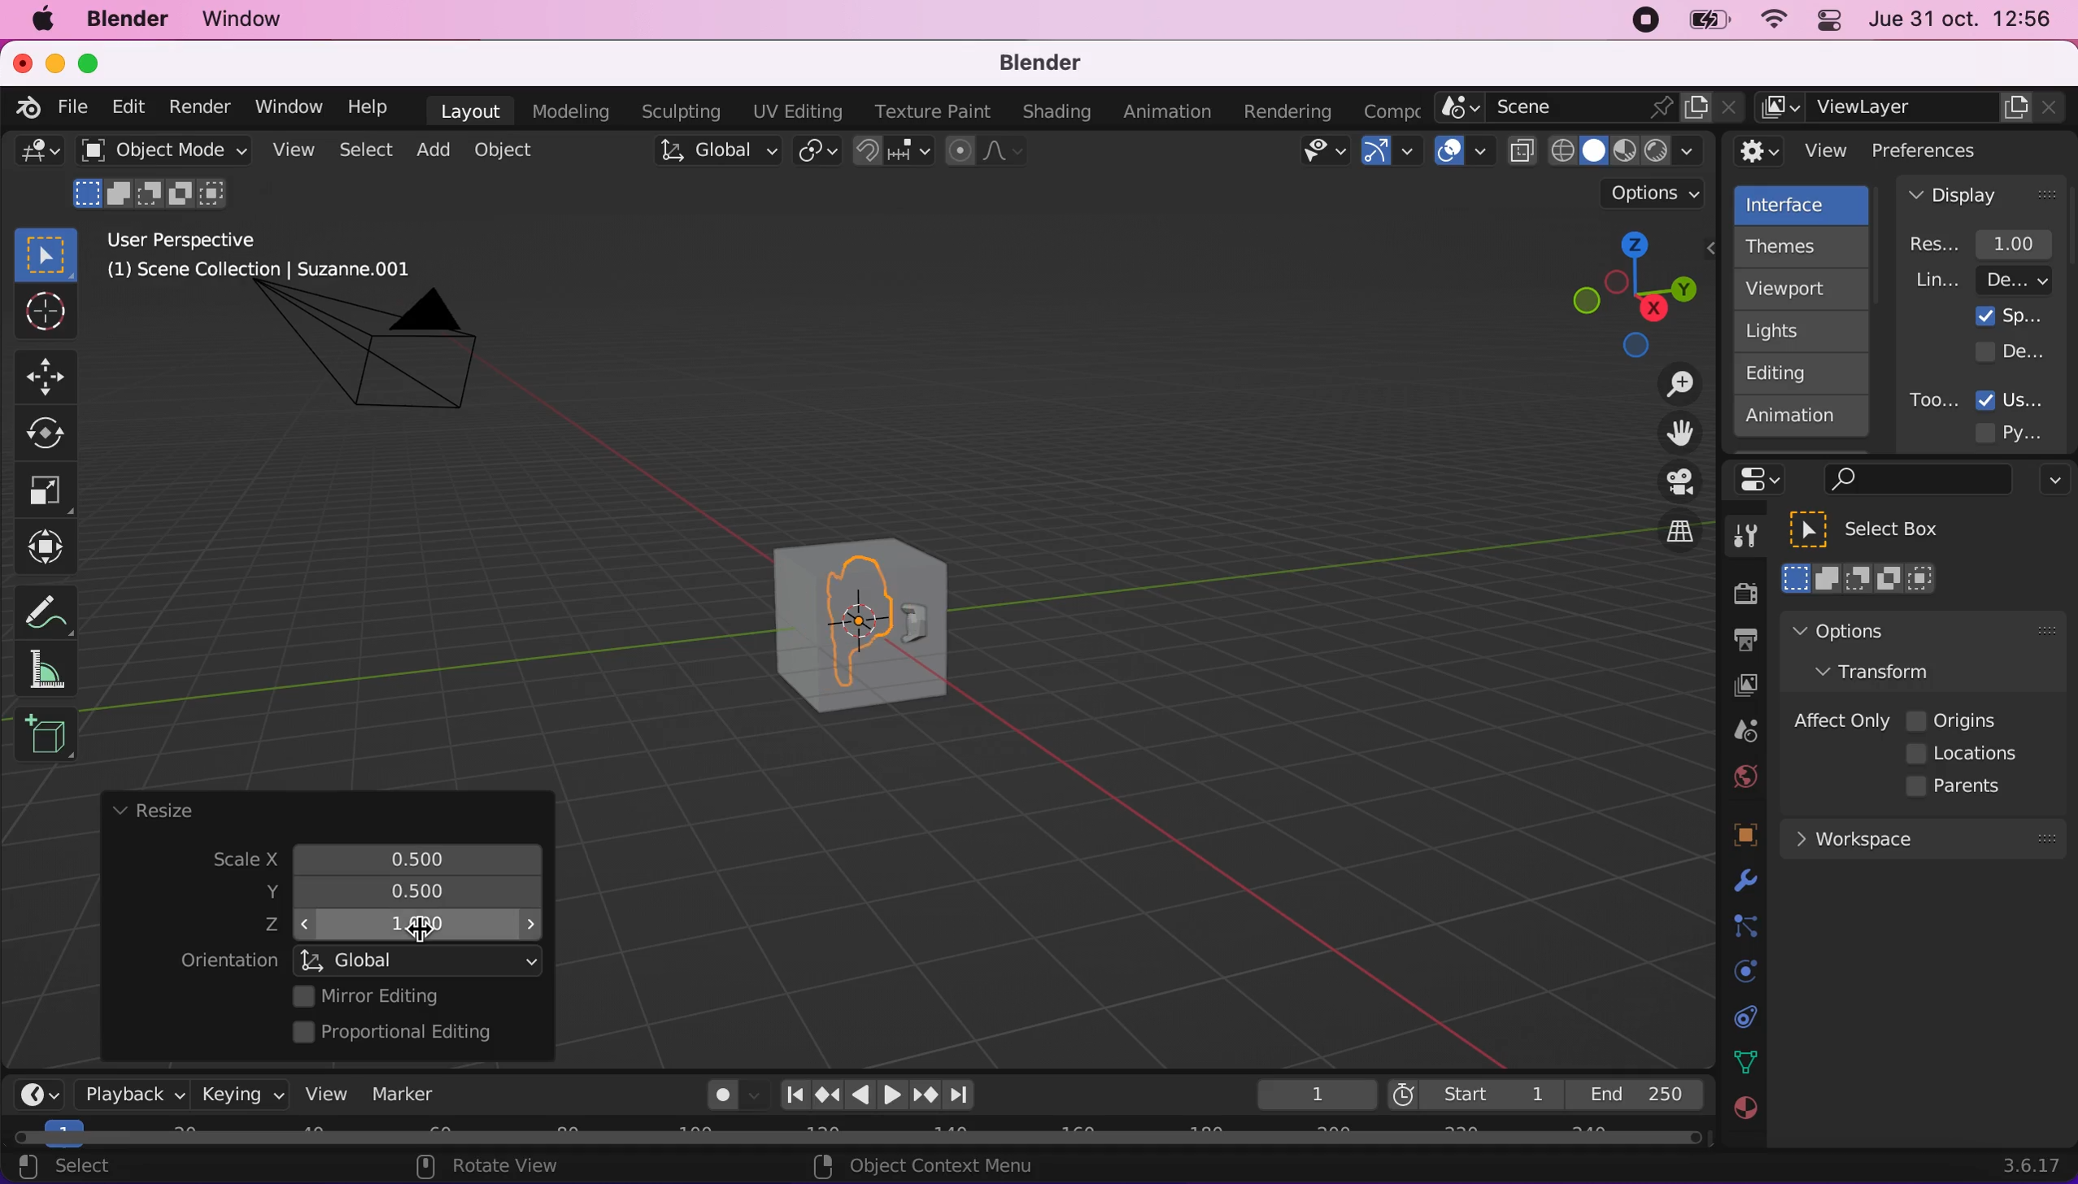 This screenshot has width=2078, height=1184. Describe the element at coordinates (1799, 246) in the screenshot. I see `themes` at that location.